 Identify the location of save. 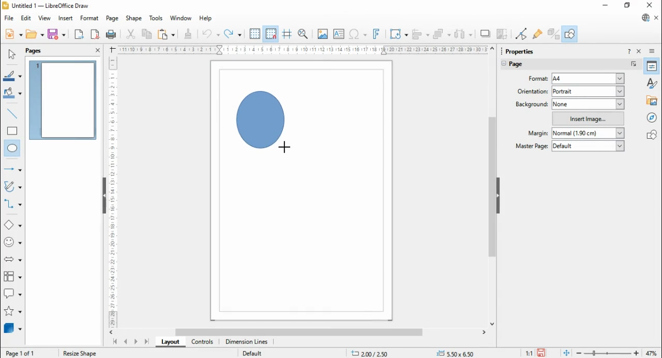
(56, 34).